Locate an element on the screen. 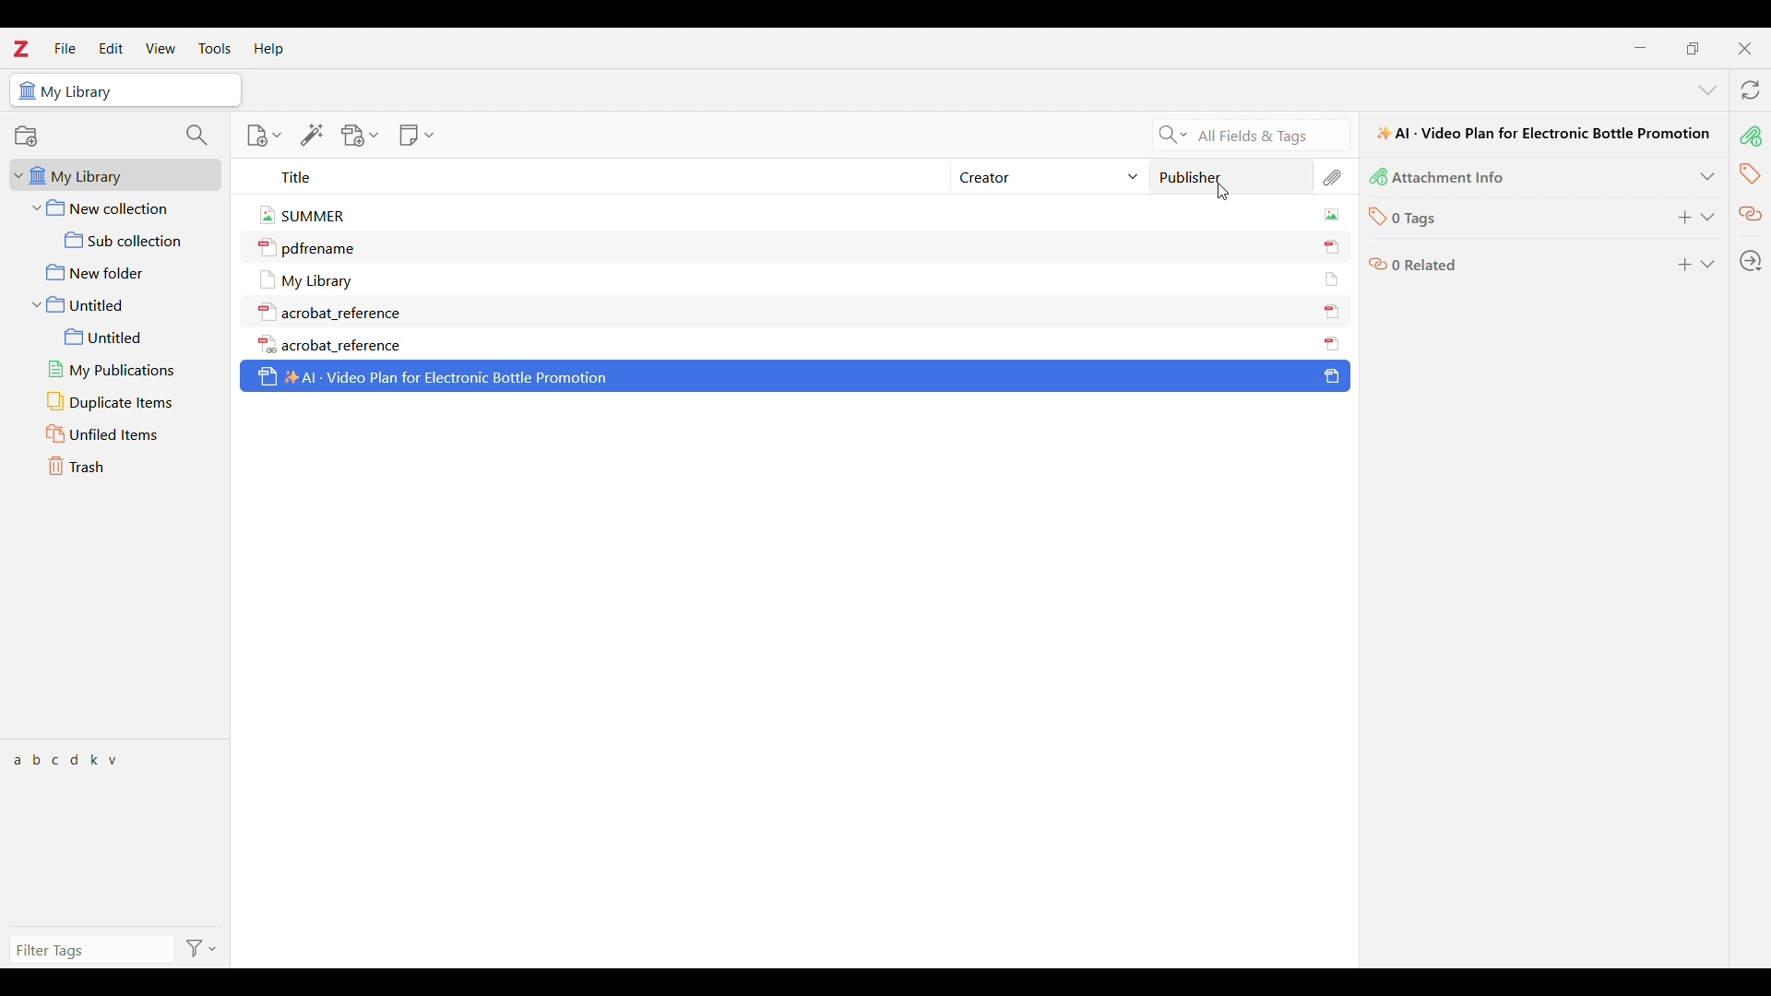 Image resolution: width=1771 pixels, height=996 pixels. icon is located at coordinates (1333, 215).